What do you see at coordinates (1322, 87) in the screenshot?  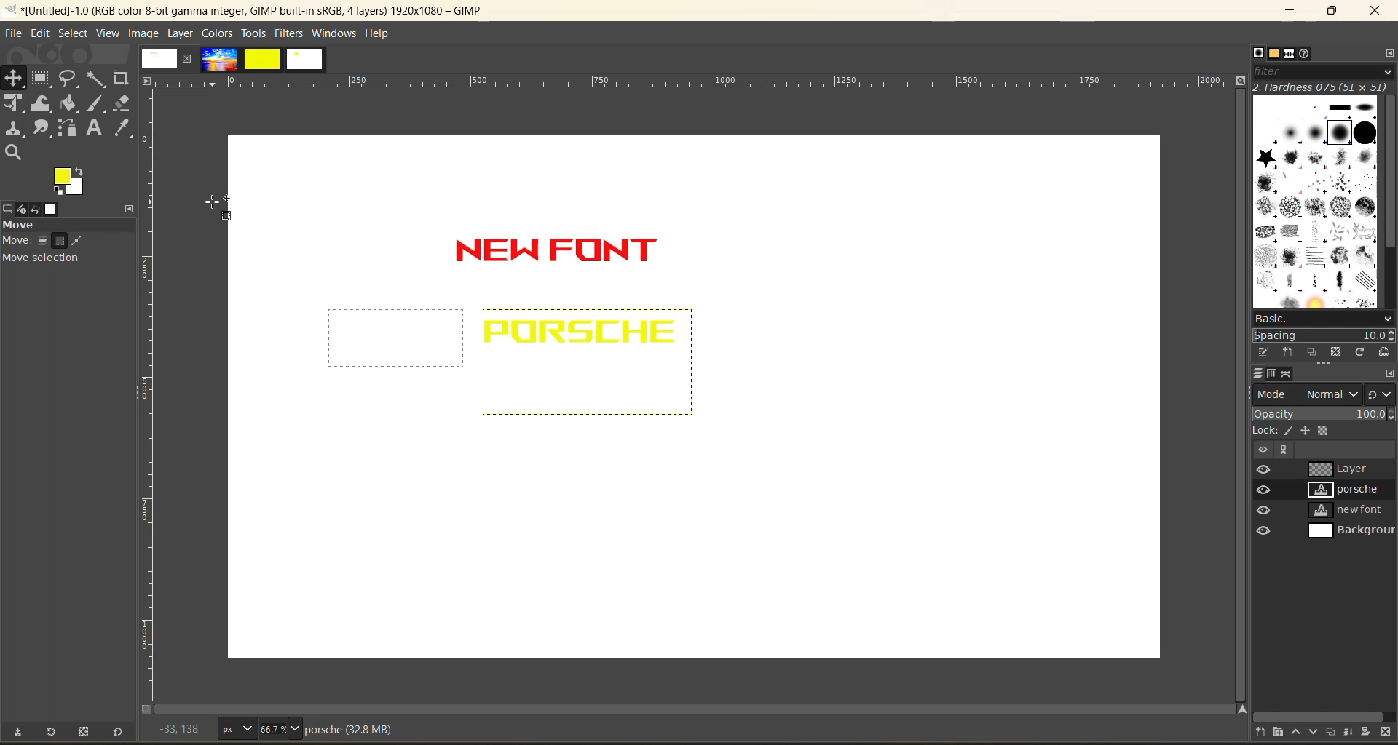 I see `hardness` at bounding box center [1322, 87].